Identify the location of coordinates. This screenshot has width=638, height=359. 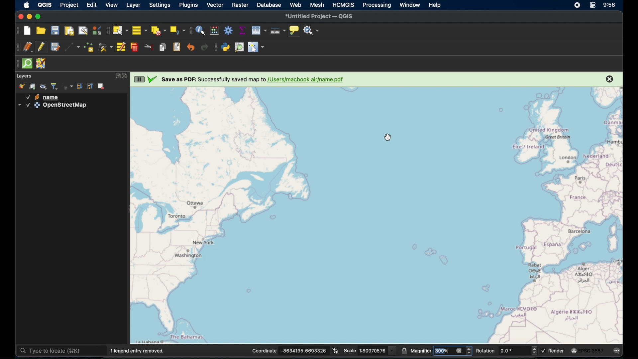
(290, 351).